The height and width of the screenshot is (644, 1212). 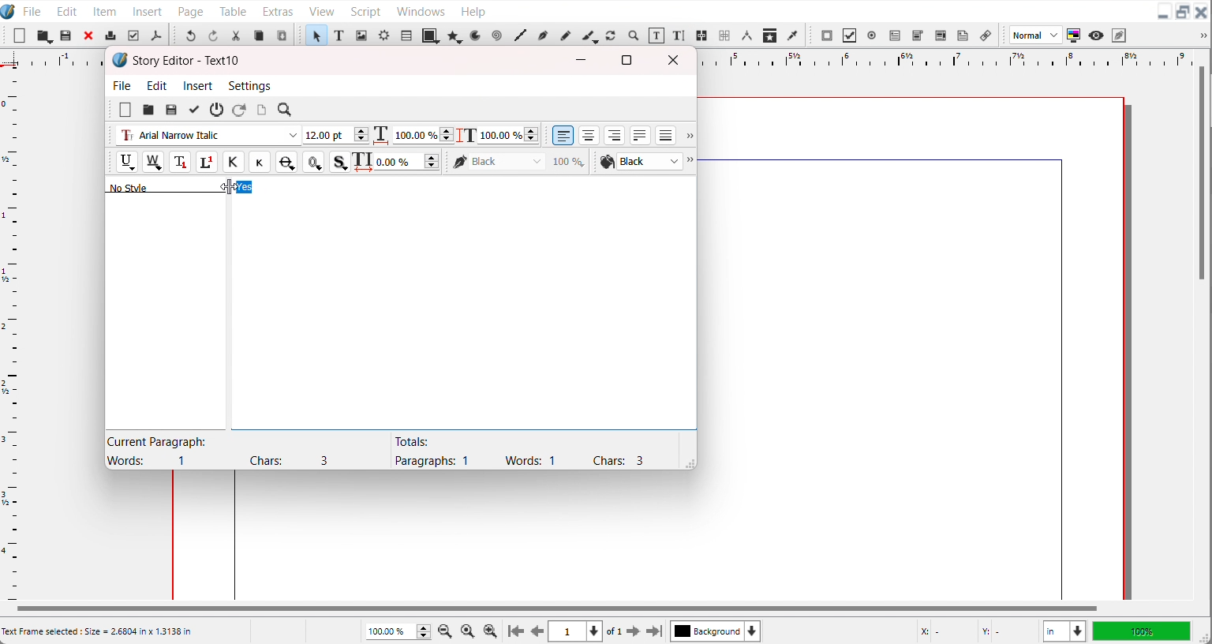 I want to click on Edit in preview mode, so click(x=1120, y=35).